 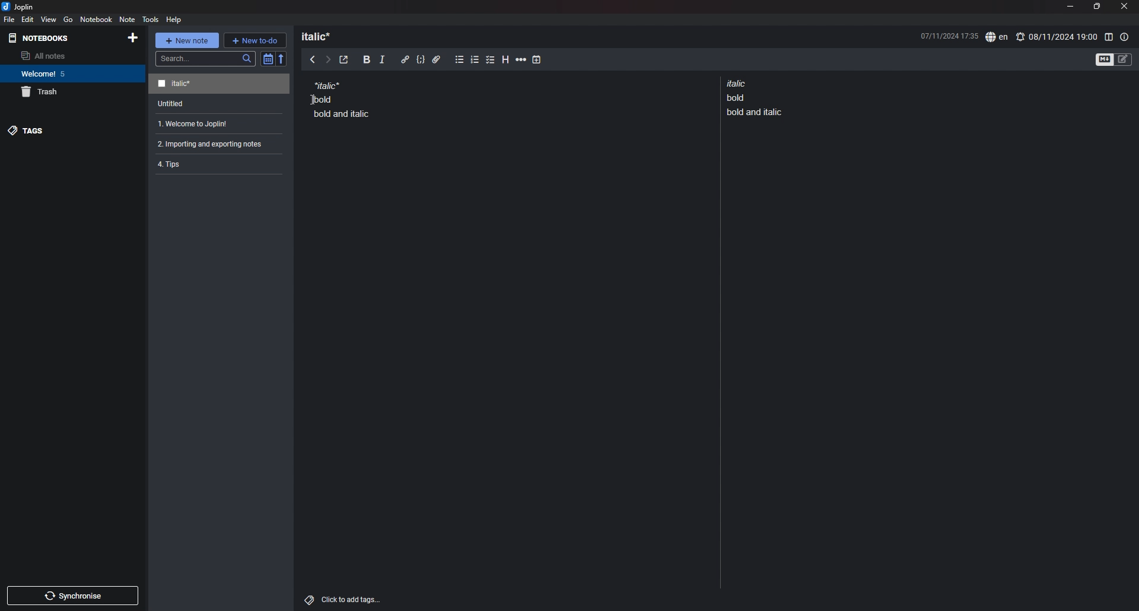 I want to click on note, so click(x=757, y=97).